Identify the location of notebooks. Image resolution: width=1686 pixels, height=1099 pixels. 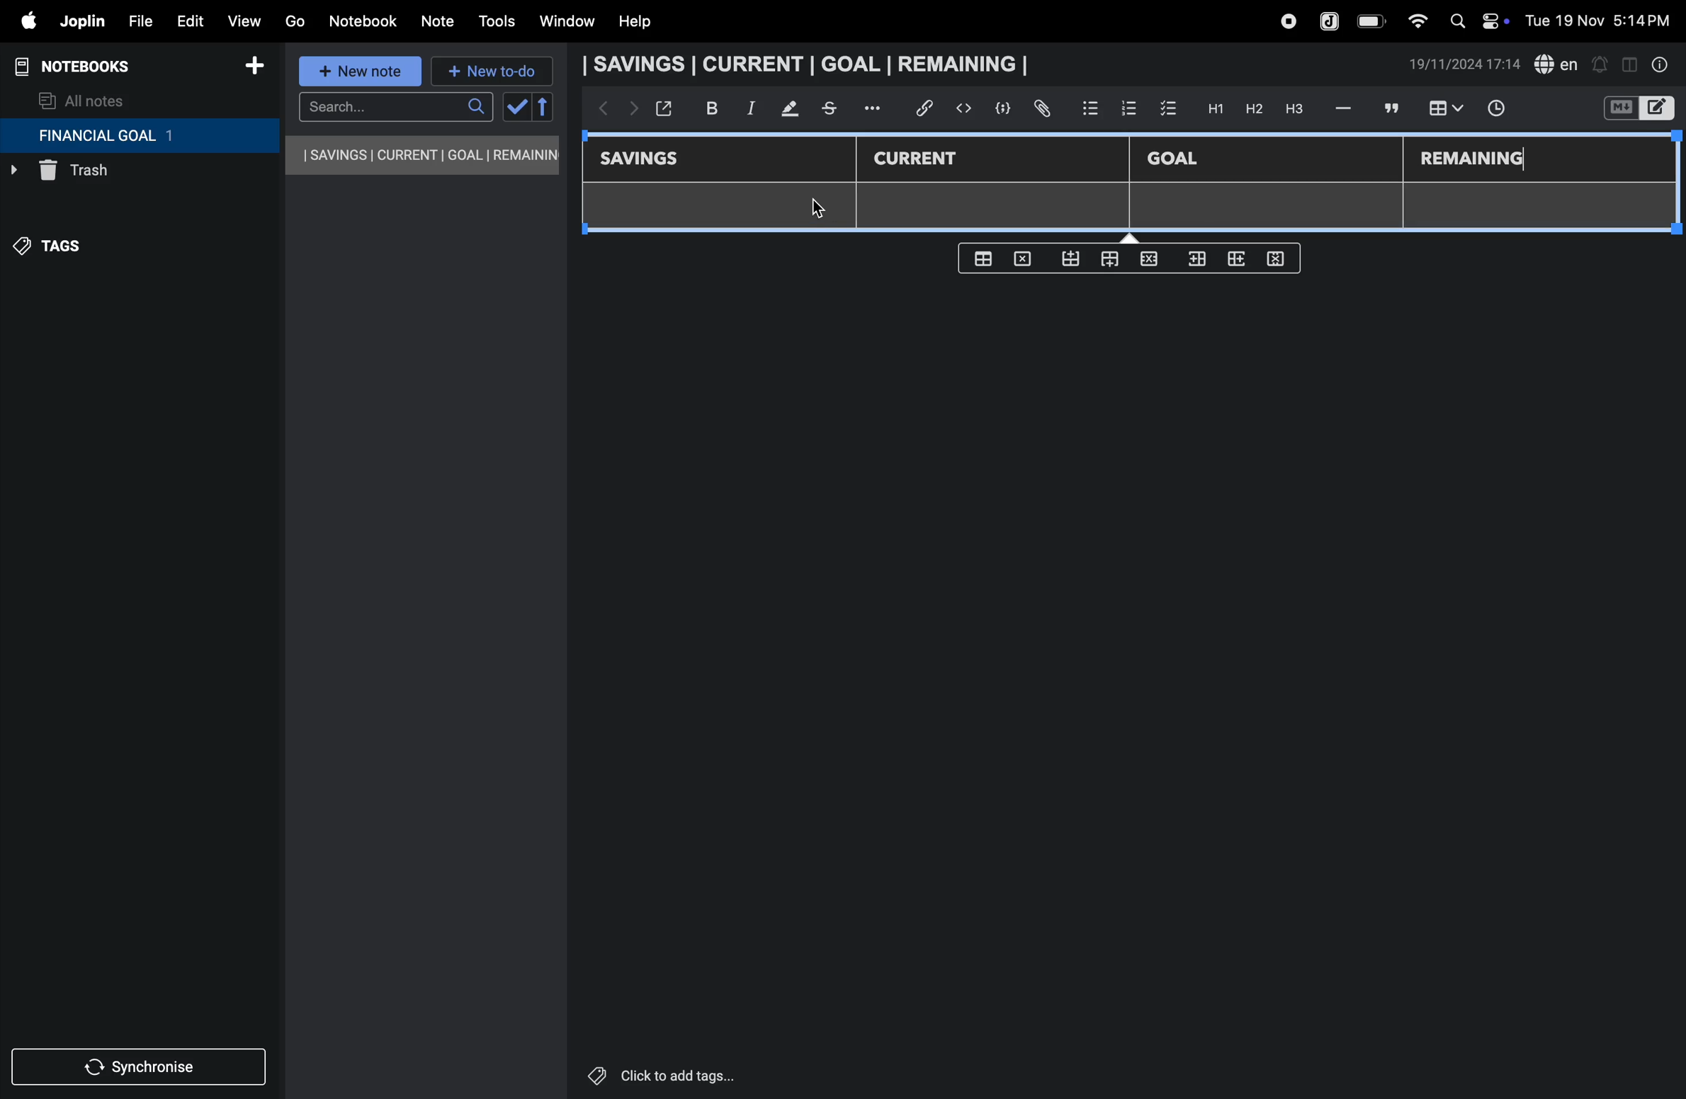
(85, 67).